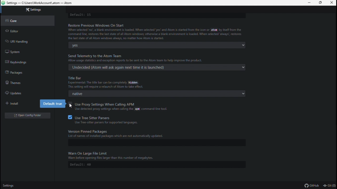 The width and height of the screenshot is (337, 189). Describe the element at coordinates (25, 94) in the screenshot. I see `updates` at that location.